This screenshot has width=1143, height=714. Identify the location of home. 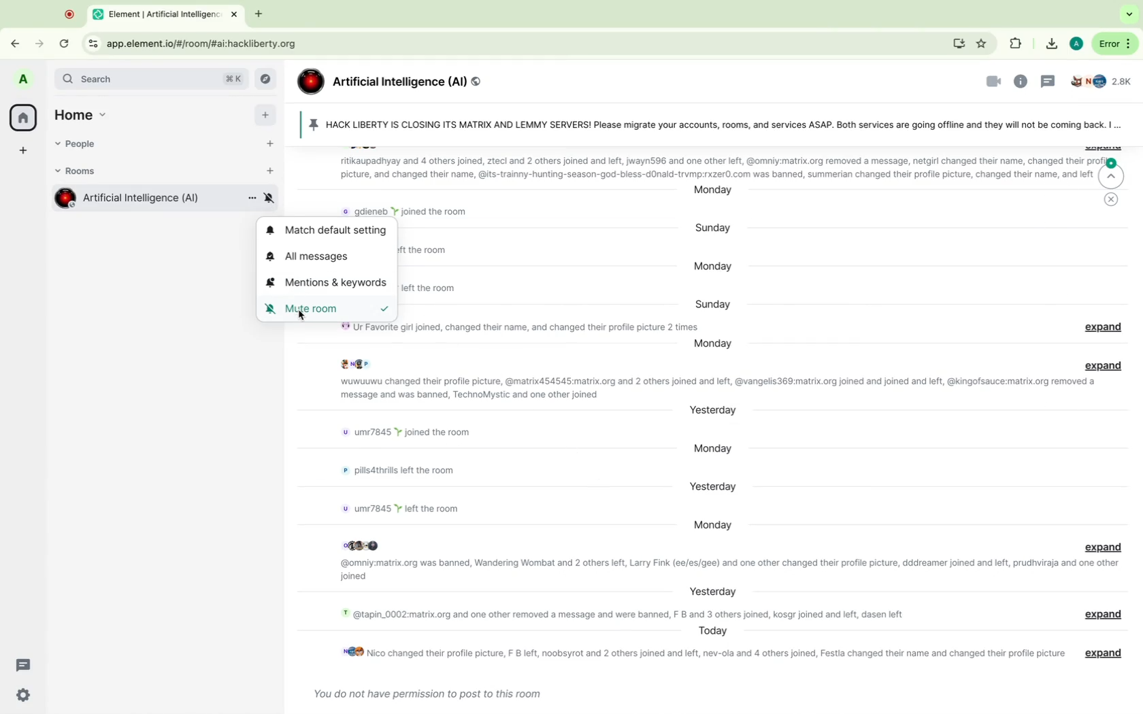
(84, 113).